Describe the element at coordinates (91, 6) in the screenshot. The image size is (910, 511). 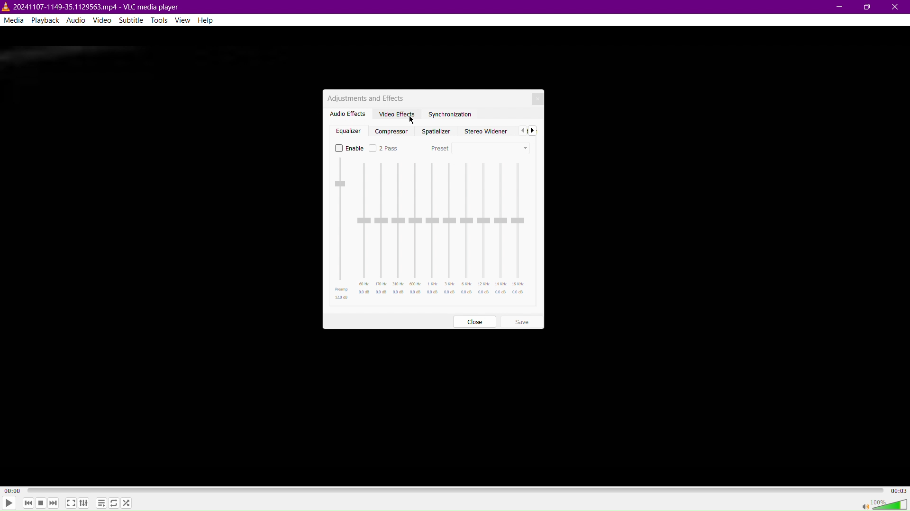
I see `2024107-1149-35.1129563.mp4 - VLC media player` at that location.